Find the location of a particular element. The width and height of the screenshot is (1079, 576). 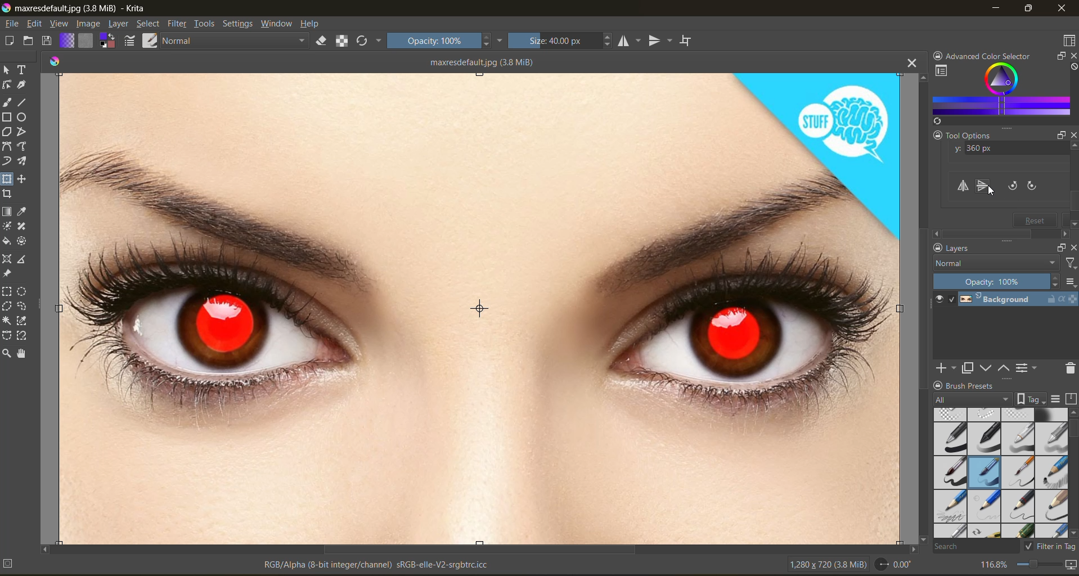

rotate clockwise is located at coordinates (1031, 186).